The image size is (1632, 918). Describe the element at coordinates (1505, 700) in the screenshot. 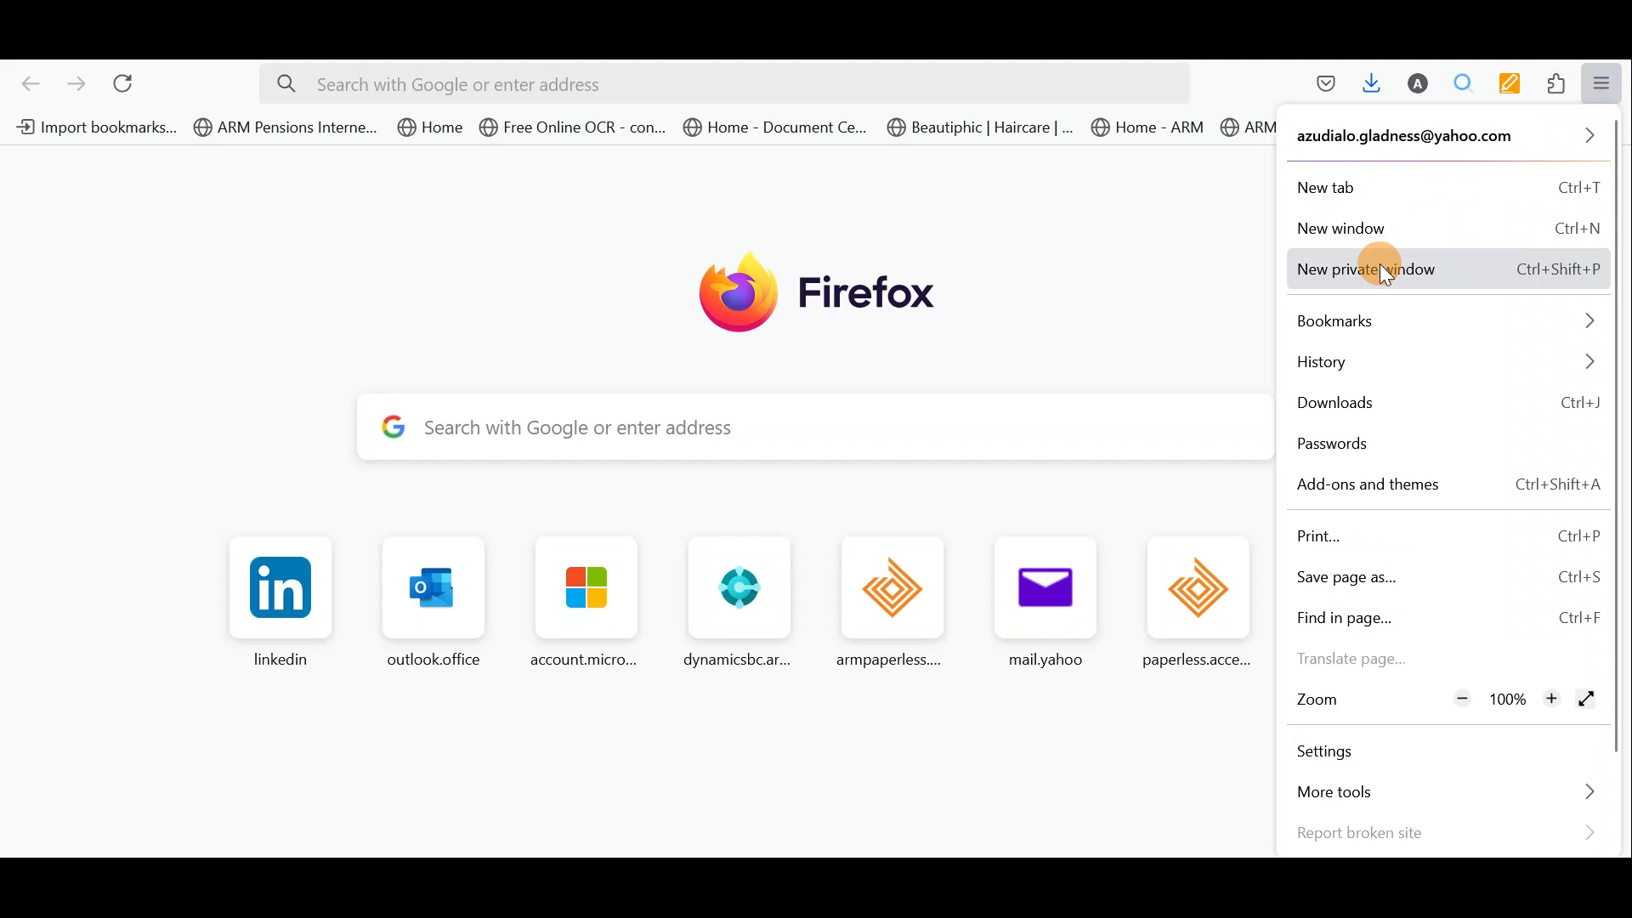

I see `100%` at that location.